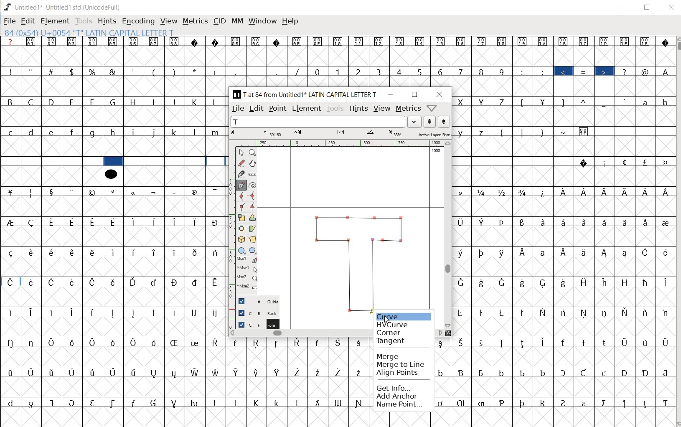 This screenshot has width=681, height=427. I want to click on guide layer, so click(258, 301).